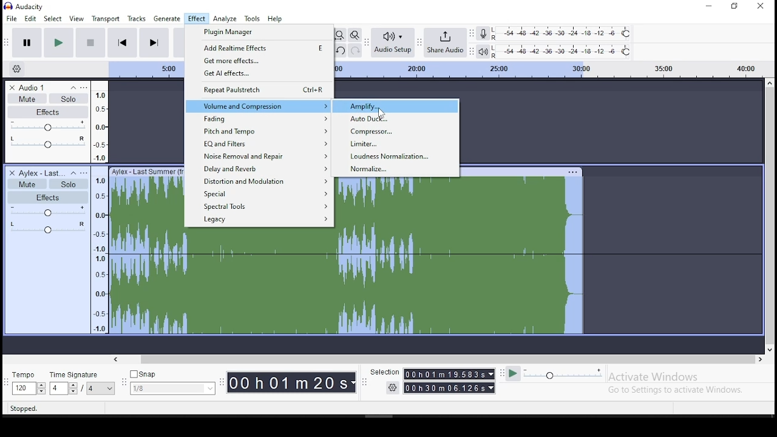 The image size is (777, 437). What do you see at coordinates (26, 183) in the screenshot?
I see `mute` at bounding box center [26, 183].